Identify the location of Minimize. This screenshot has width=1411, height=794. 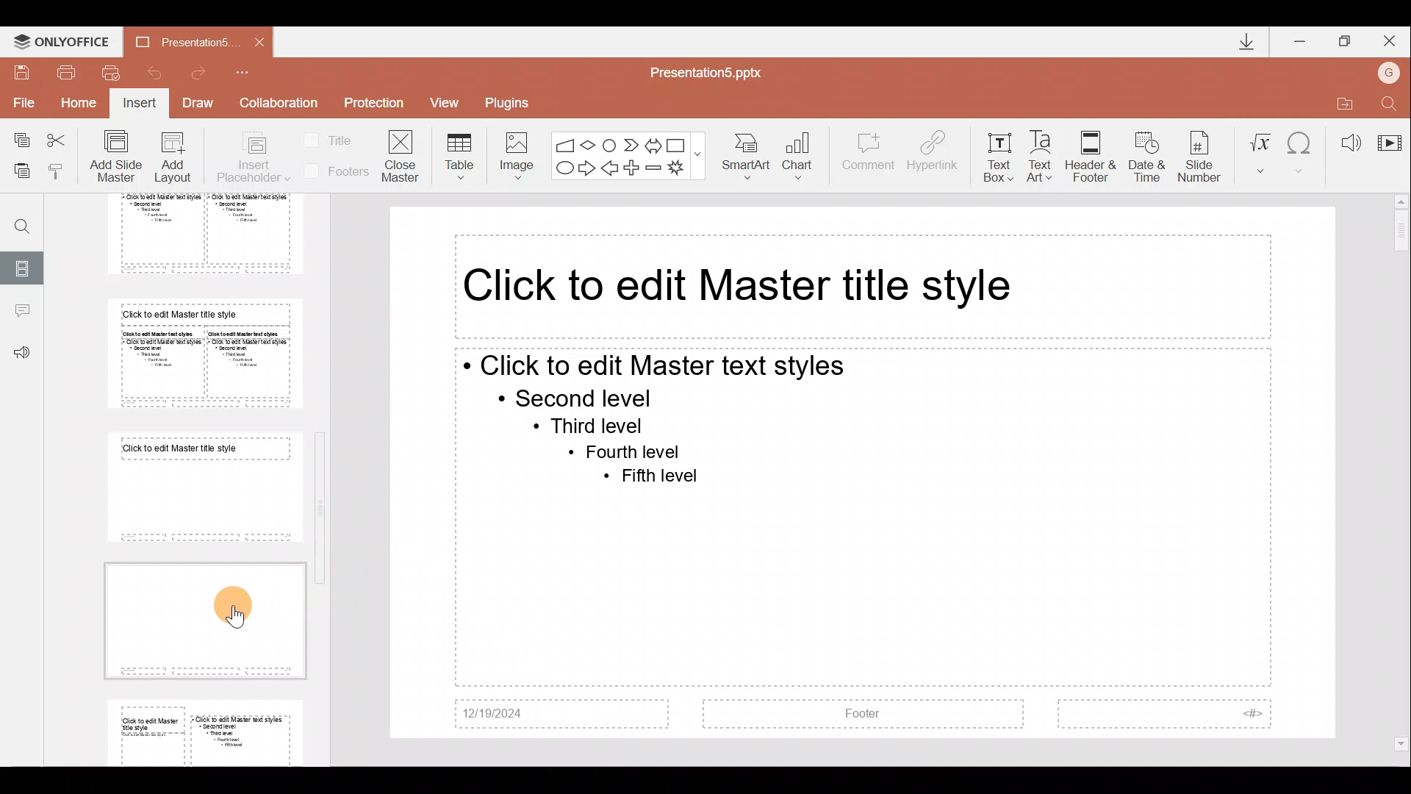
(1301, 38).